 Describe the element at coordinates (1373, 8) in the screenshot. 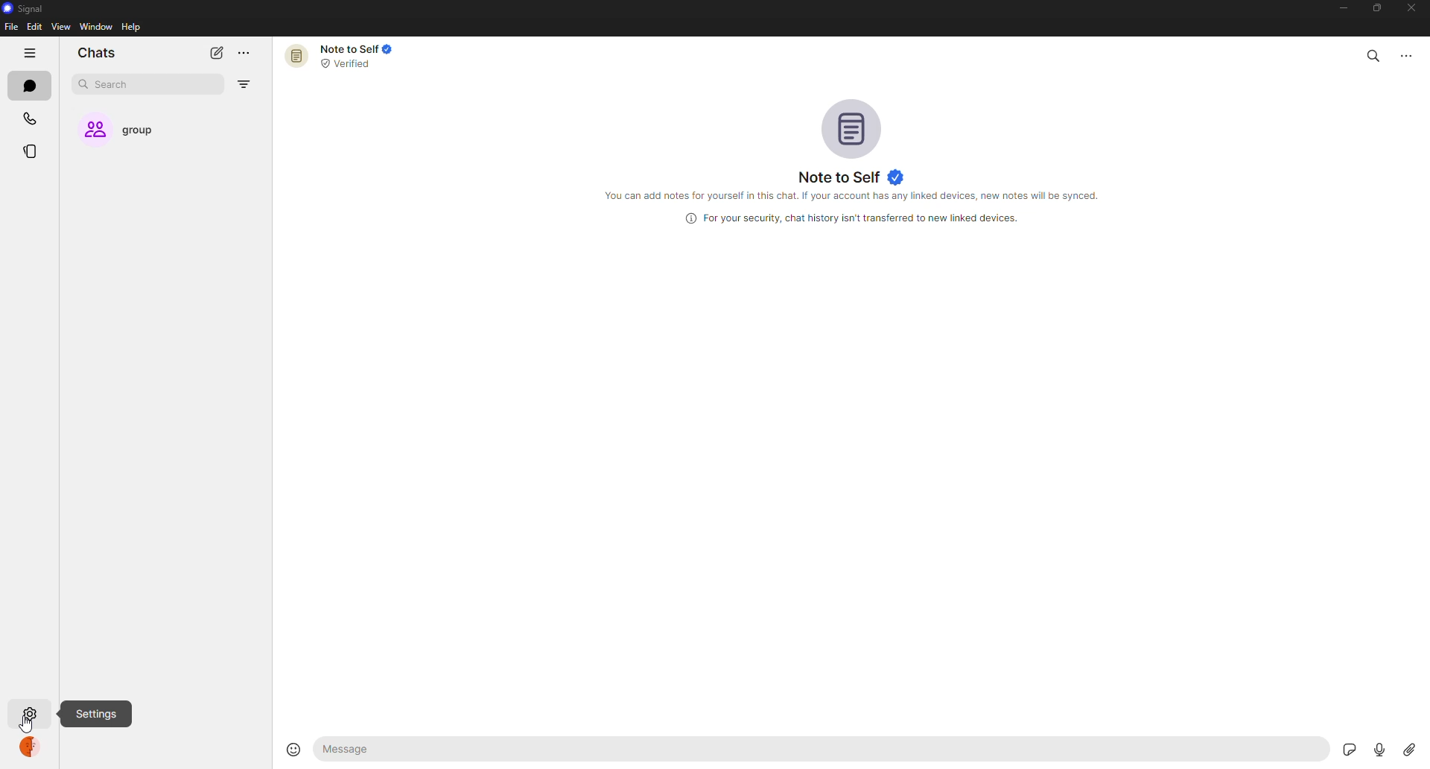

I see `maximize` at that location.